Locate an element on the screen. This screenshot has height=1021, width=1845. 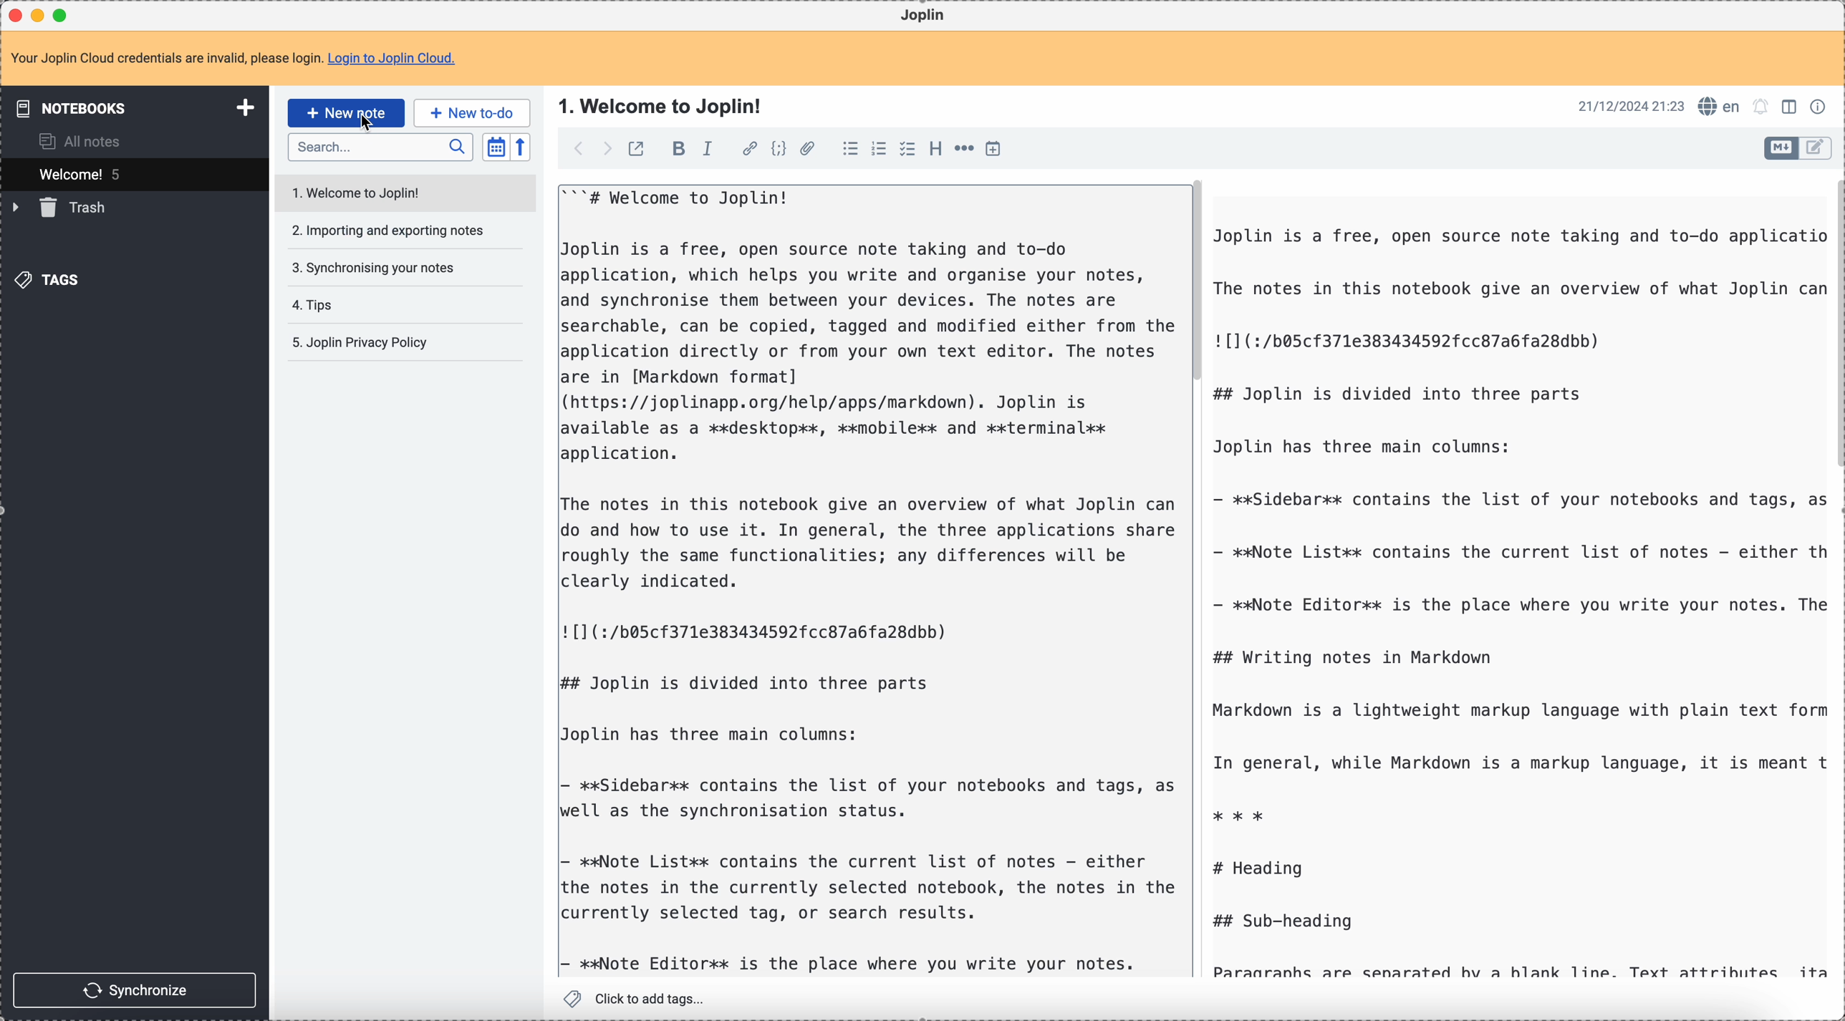
welcome is located at coordinates (134, 174).